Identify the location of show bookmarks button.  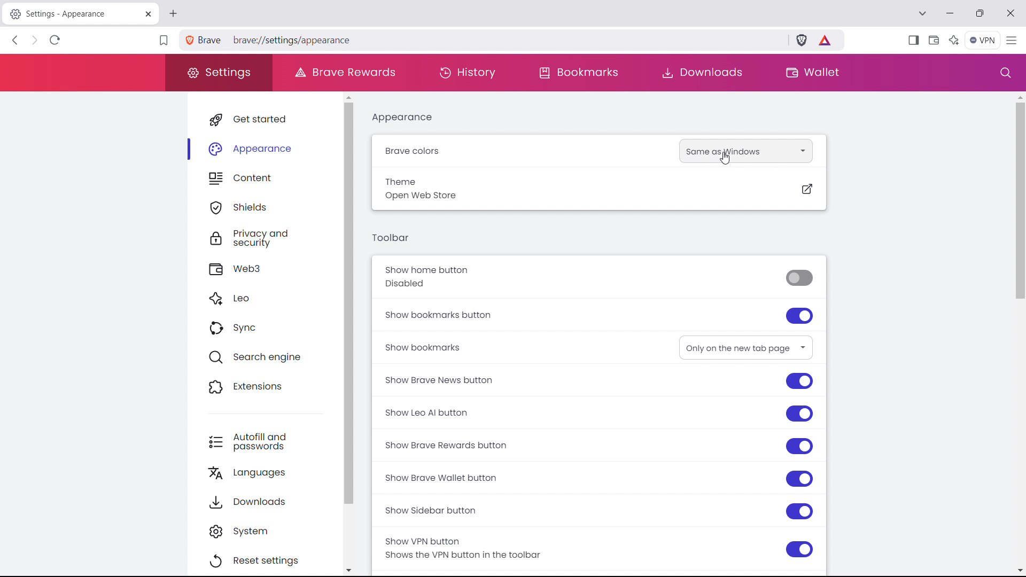
(601, 313).